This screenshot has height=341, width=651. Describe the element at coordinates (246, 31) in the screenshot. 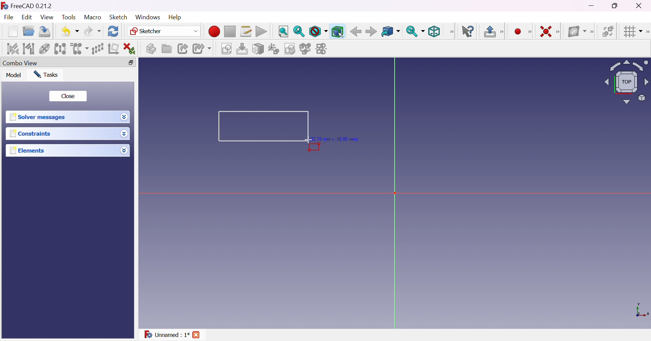

I see `Macros` at that location.